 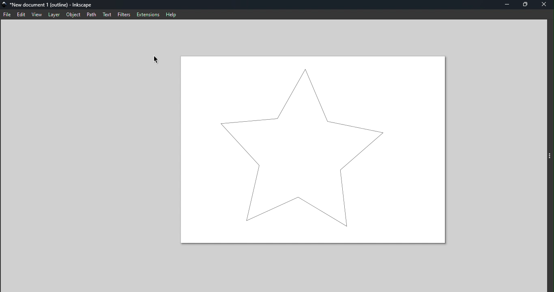 What do you see at coordinates (91, 13) in the screenshot?
I see `Path` at bounding box center [91, 13].